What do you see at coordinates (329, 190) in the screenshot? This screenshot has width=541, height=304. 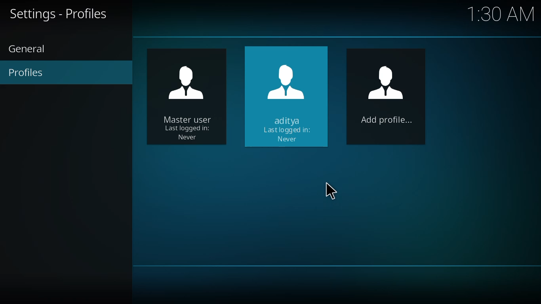 I see `cursor` at bounding box center [329, 190].